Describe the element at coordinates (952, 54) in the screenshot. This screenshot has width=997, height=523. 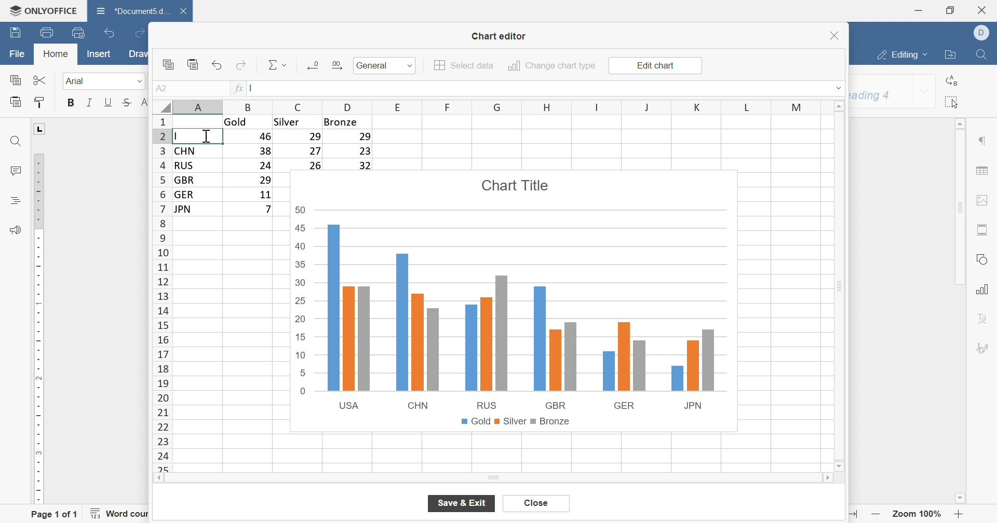
I see `open file location` at that location.